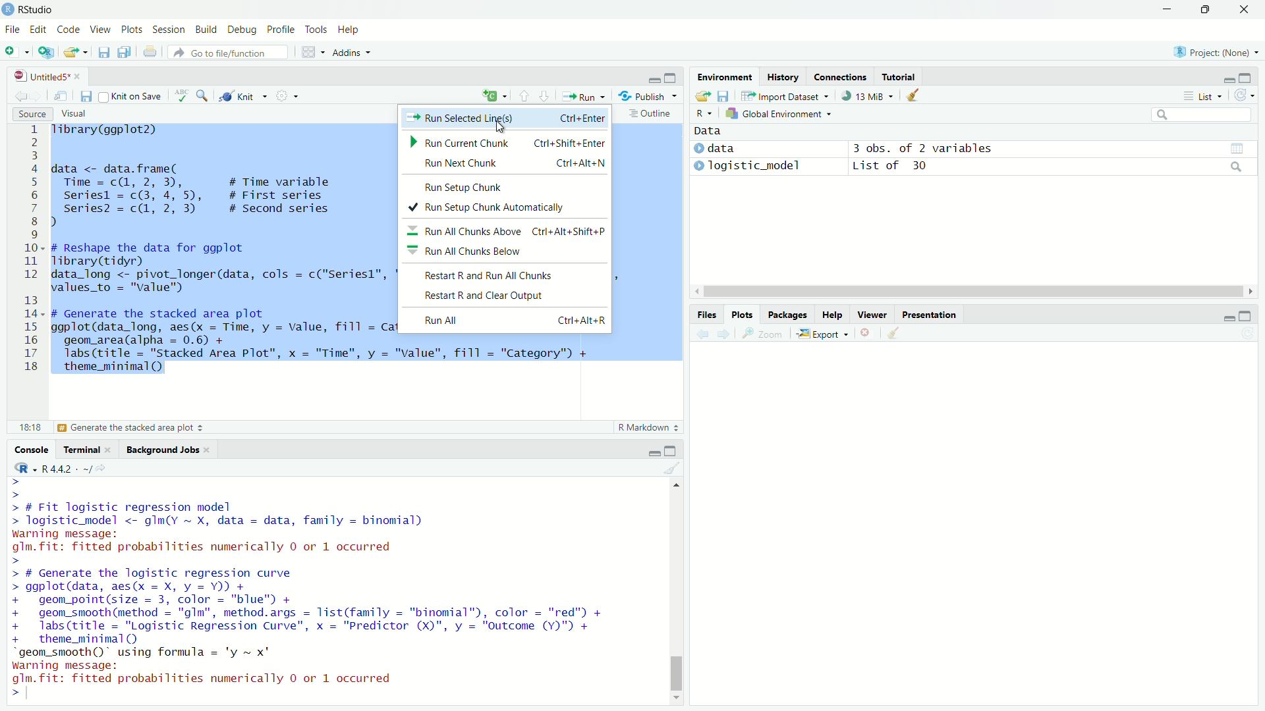 This screenshot has width=1265, height=711. I want to click on Environment, so click(723, 76).